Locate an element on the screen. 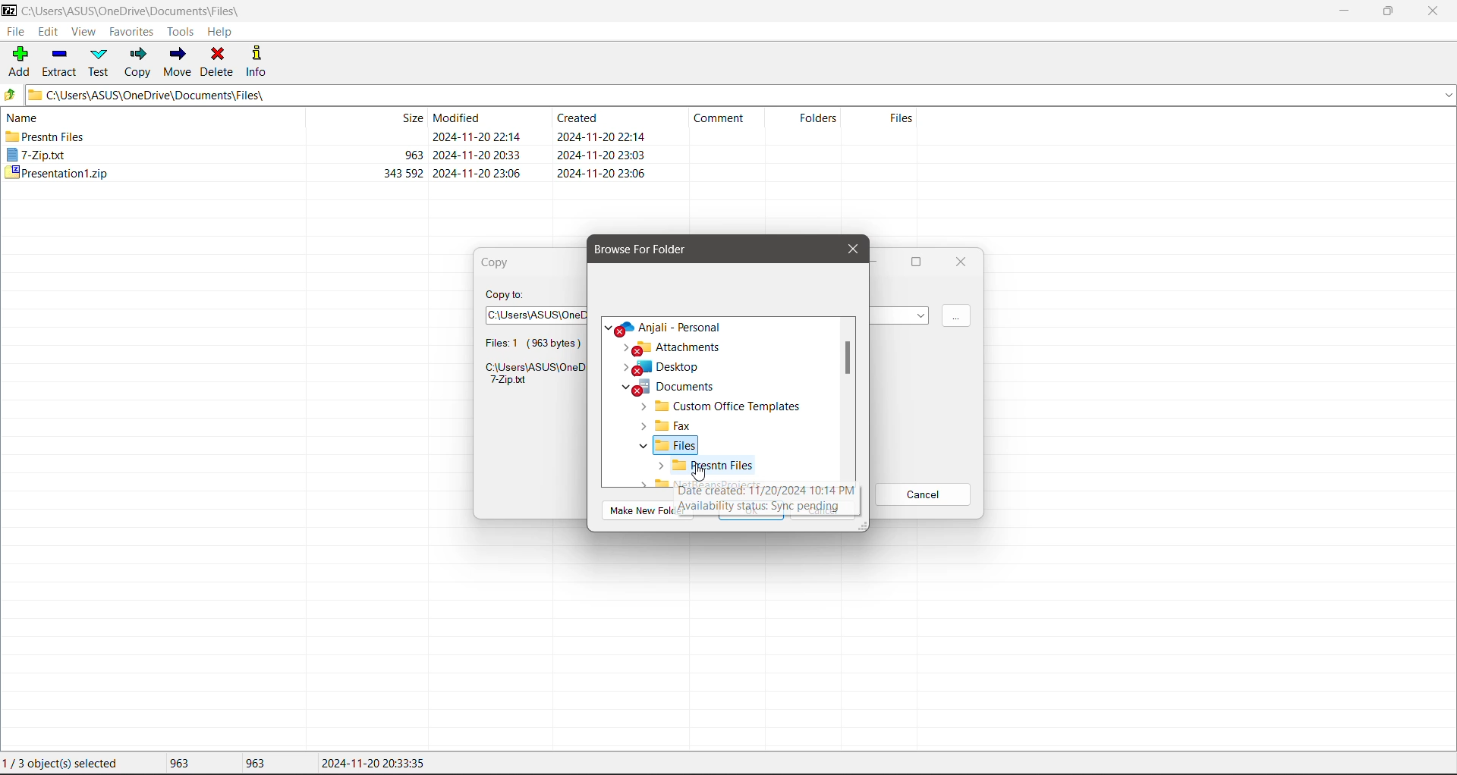 The height and width of the screenshot is (775, 1457).  is located at coordinates (701, 483).